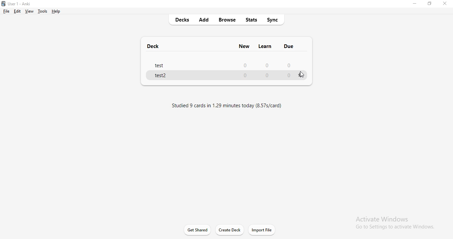  What do you see at coordinates (56, 12) in the screenshot?
I see `help` at bounding box center [56, 12].